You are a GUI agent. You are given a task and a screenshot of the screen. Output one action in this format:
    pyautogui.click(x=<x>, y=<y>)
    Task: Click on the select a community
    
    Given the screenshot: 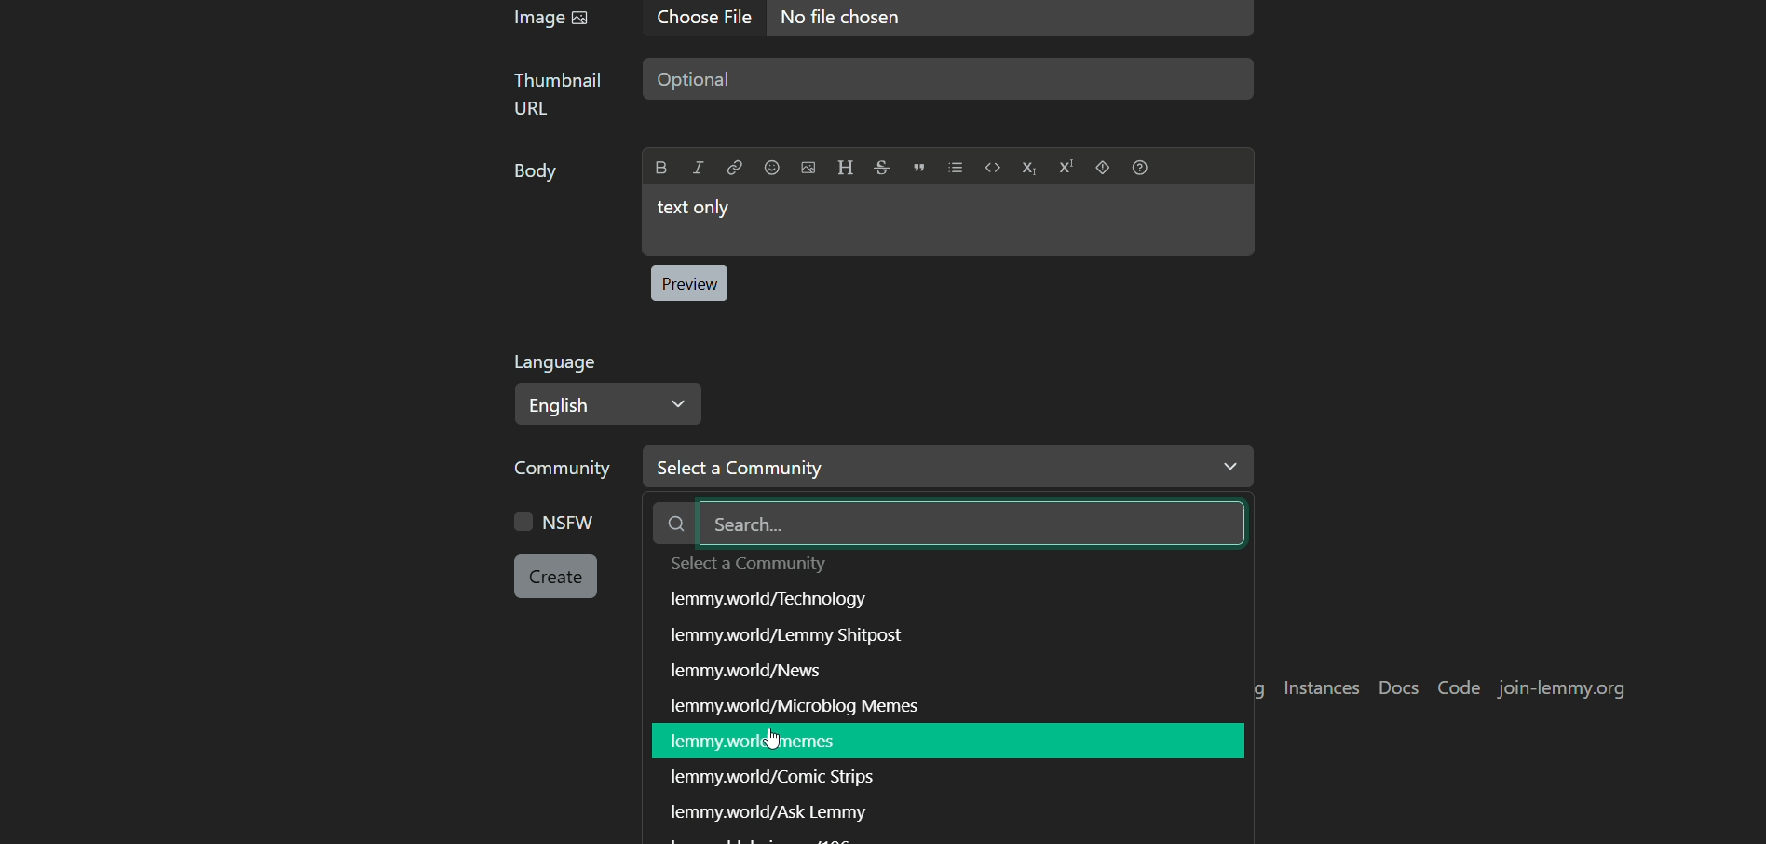 What is the action you would take?
    pyautogui.click(x=948, y=466)
    